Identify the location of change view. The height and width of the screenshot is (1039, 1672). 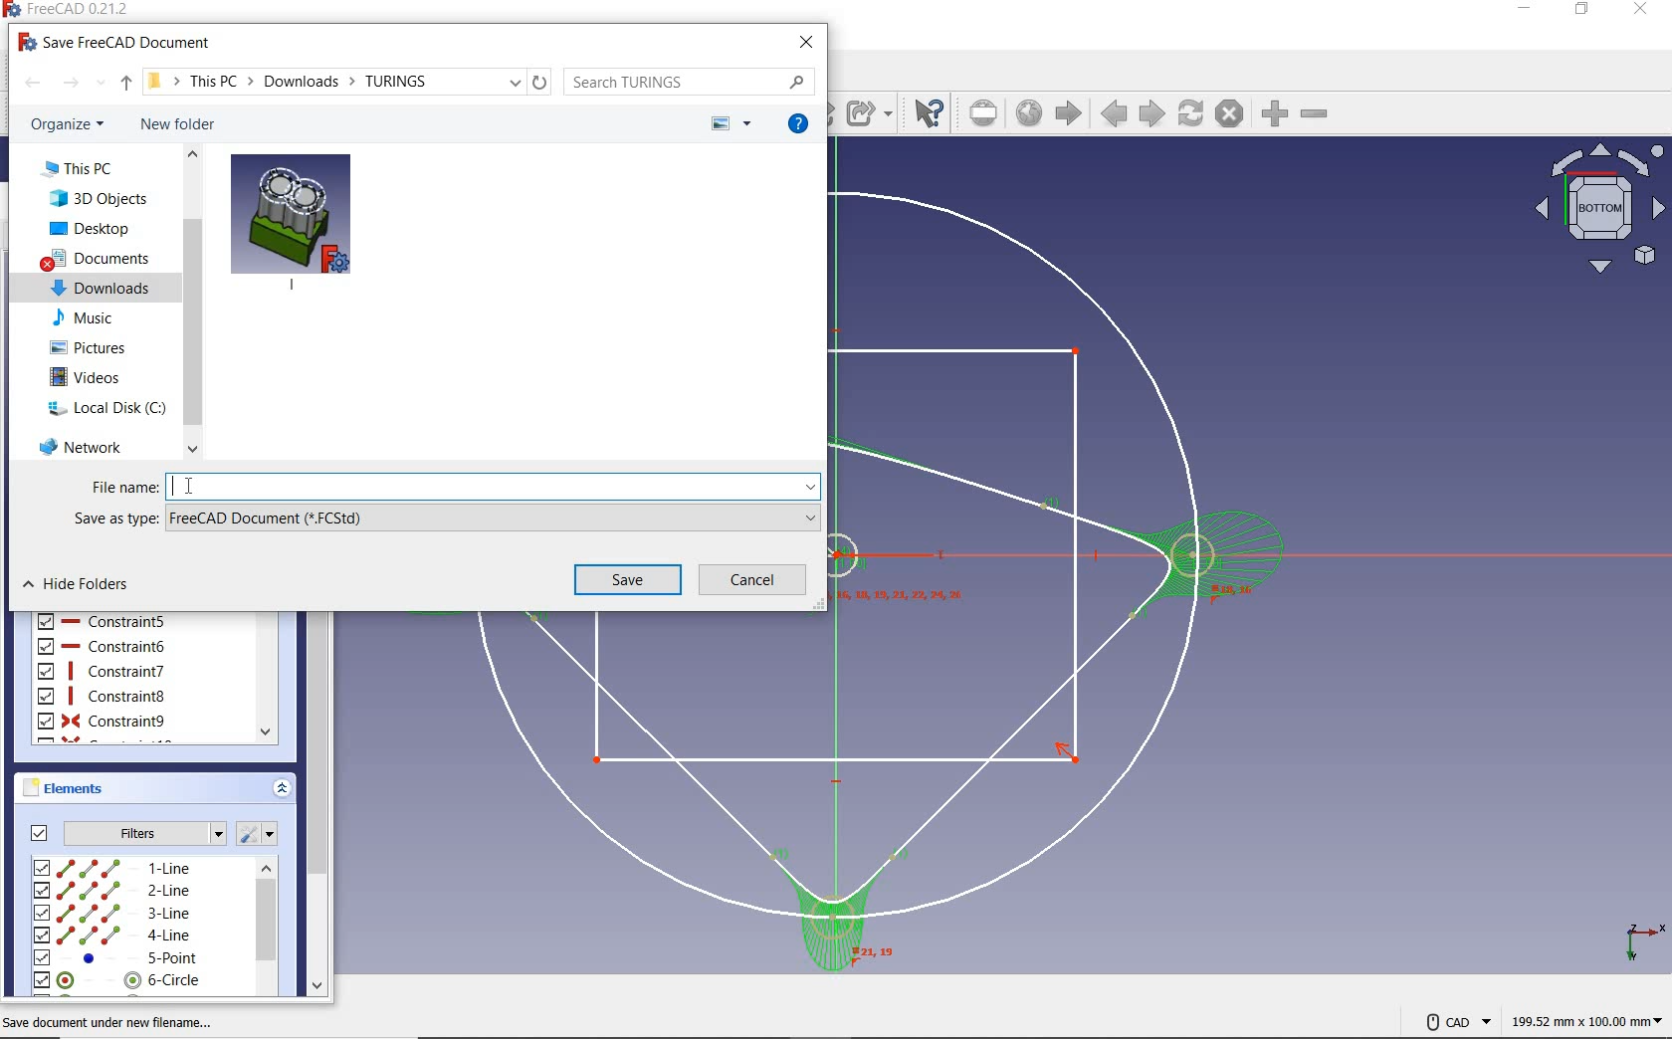
(730, 124).